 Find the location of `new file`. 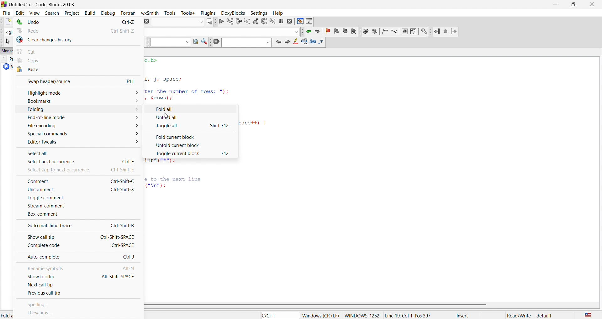

new file is located at coordinates (6, 22).